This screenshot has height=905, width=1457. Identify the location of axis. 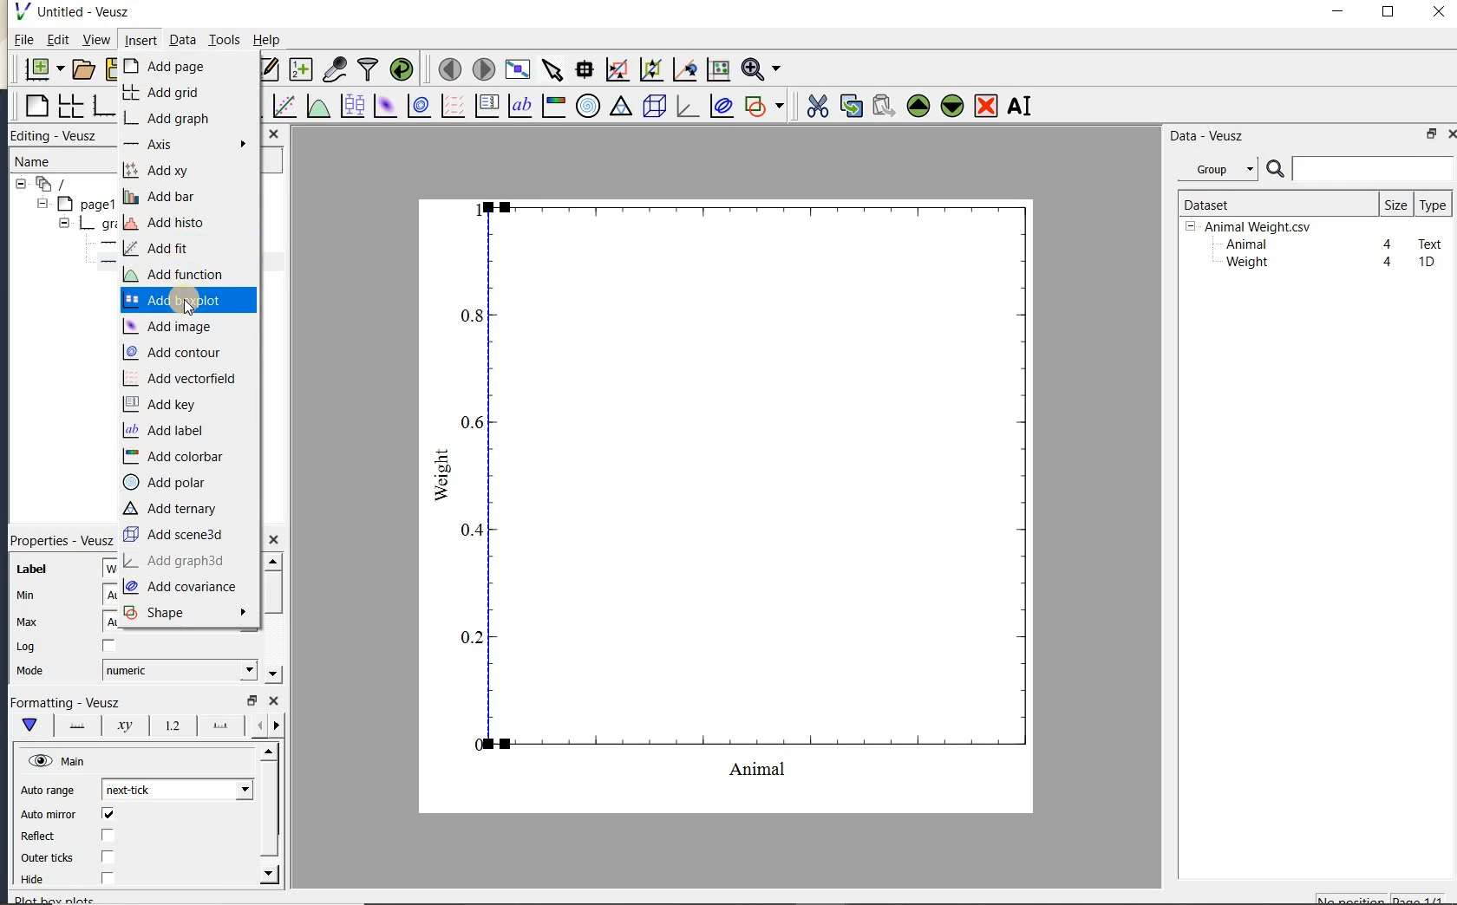
(100, 264).